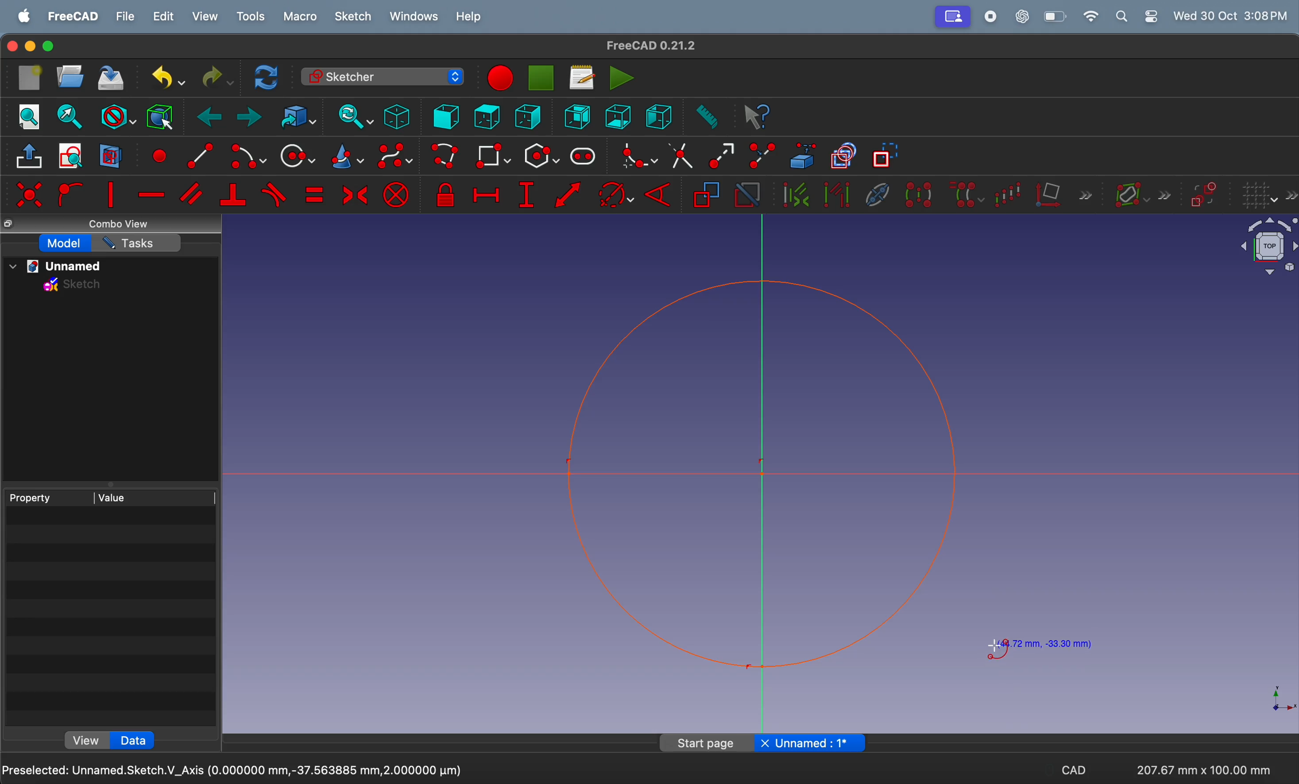  Describe the element at coordinates (156, 496) in the screenshot. I see `value` at that location.